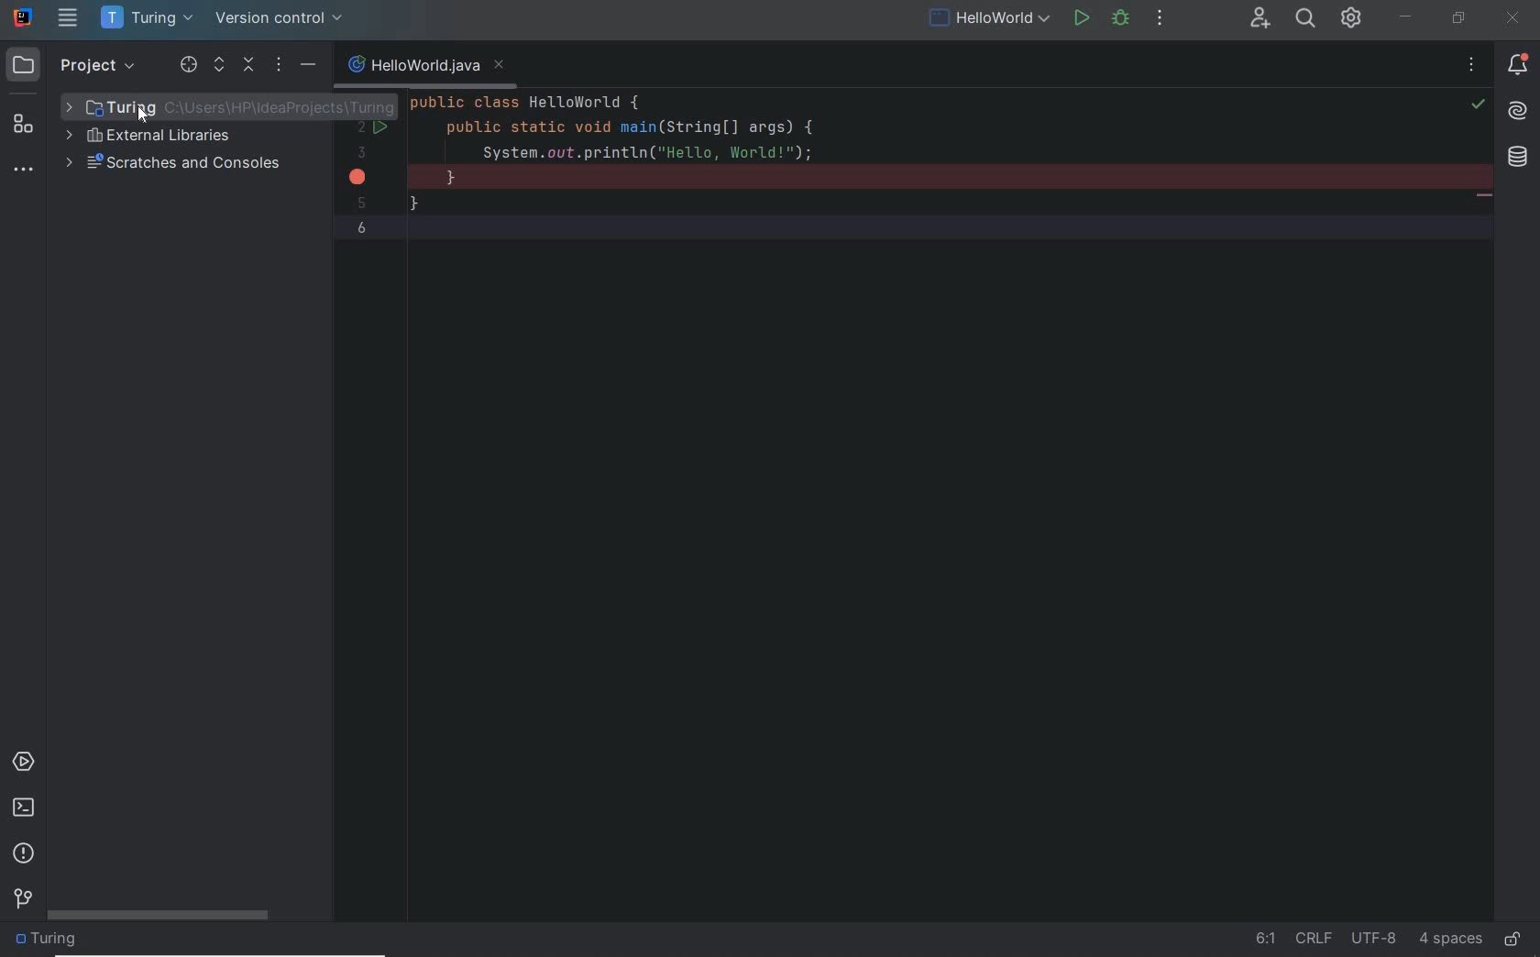  I want to click on project, so click(75, 63).